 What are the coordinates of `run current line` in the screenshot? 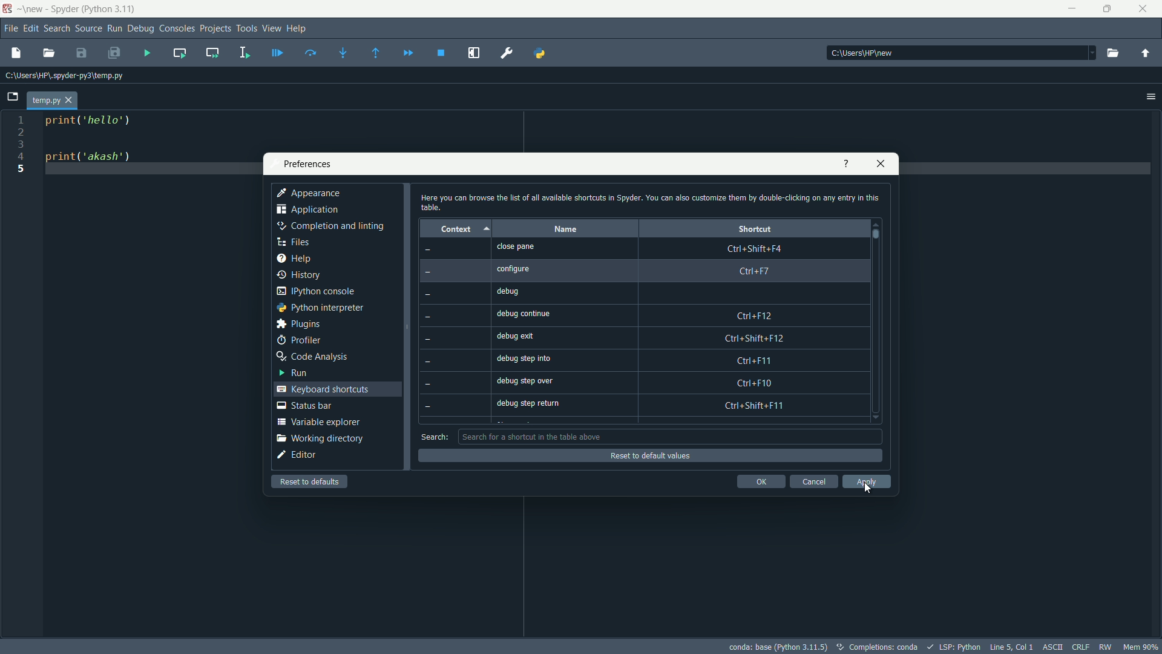 It's located at (310, 53).